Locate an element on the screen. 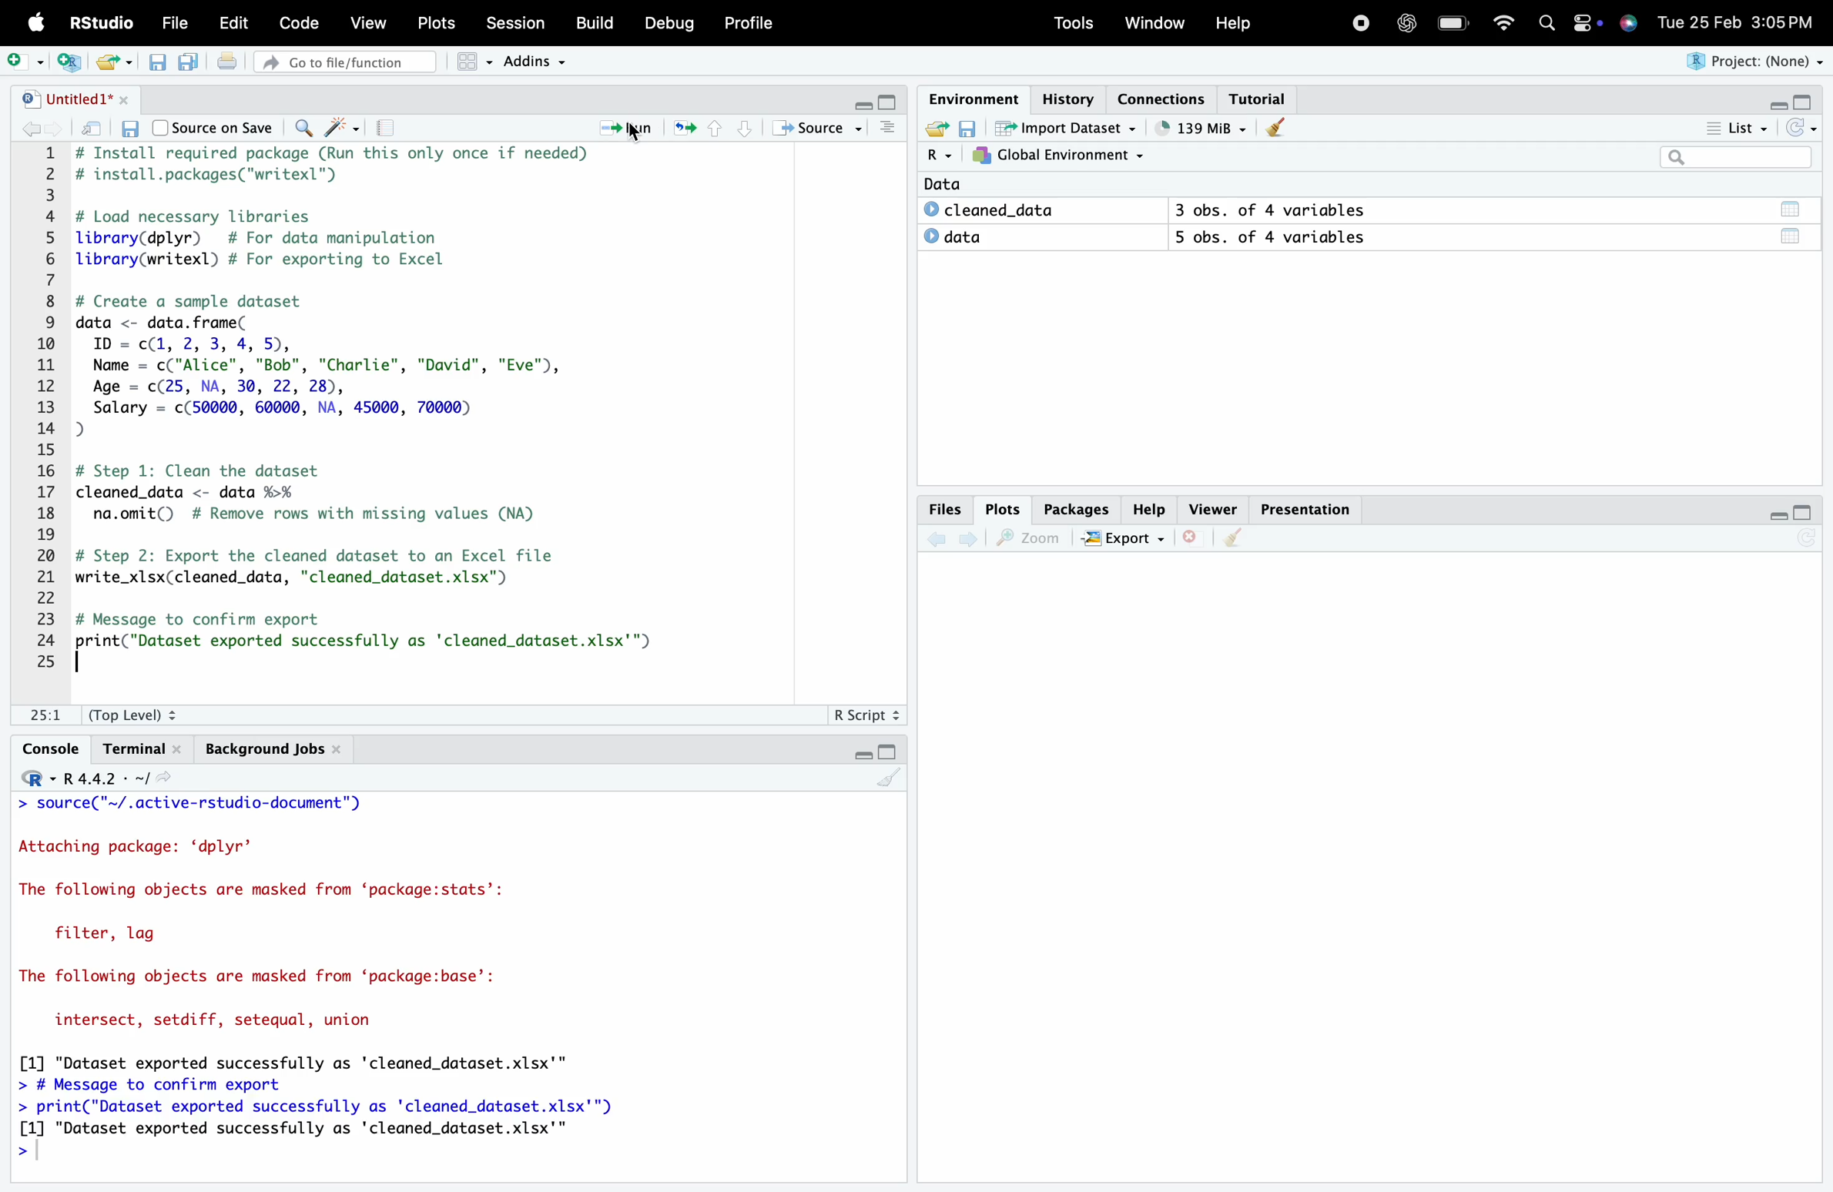  121kib used by R session (Source: Windows System) is located at coordinates (1198, 127).